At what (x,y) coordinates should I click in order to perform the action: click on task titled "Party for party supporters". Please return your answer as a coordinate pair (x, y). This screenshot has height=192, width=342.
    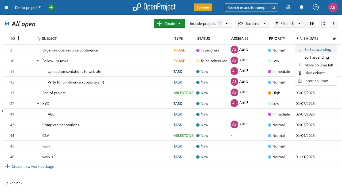
    Looking at the image, I should click on (151, 82).